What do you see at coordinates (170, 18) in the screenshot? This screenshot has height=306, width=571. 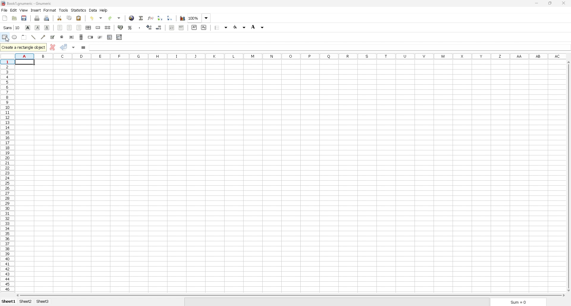 I see `sort descending` at bounding box center [170, 18].